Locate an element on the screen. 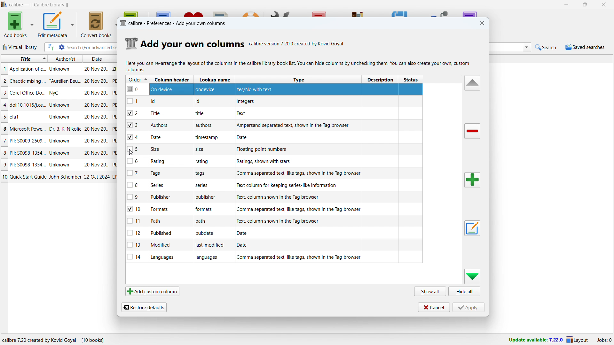 Image resolution: width=614 pixels, height=345 pixels. title is located at coordinates (27, 153).